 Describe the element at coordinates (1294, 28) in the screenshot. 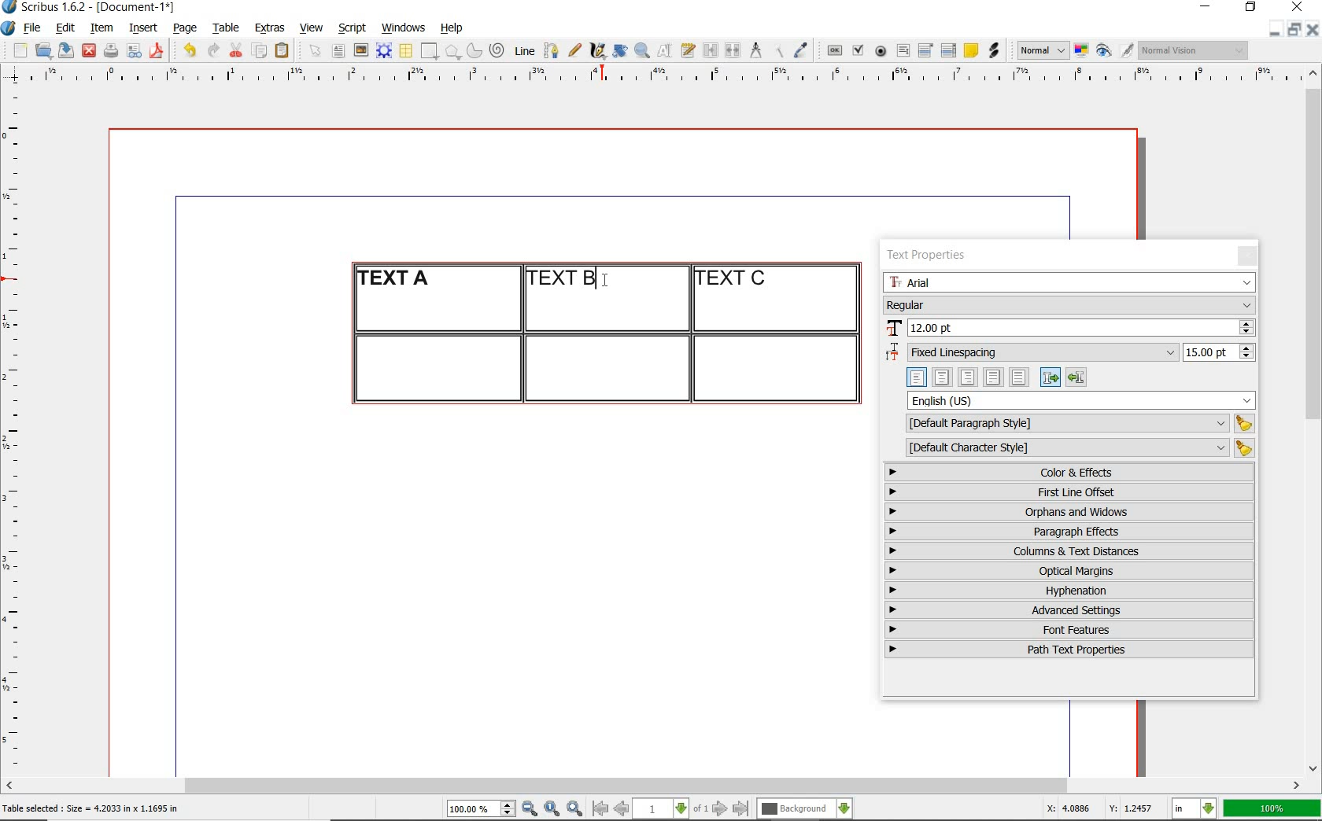

I see `restore` at that location.